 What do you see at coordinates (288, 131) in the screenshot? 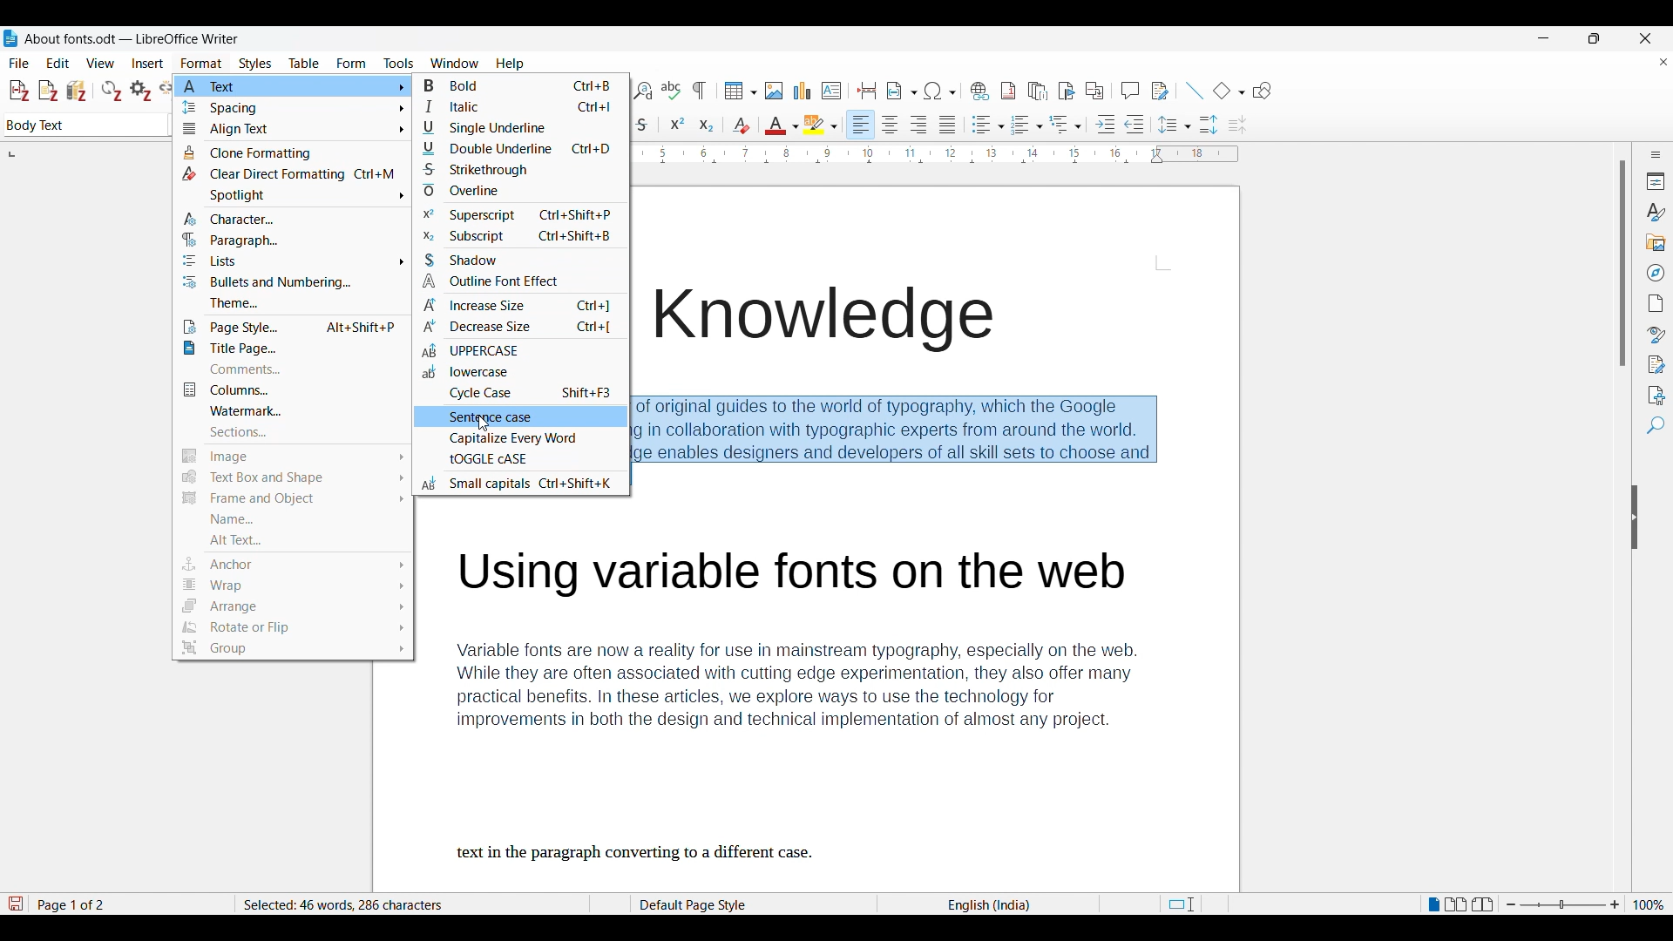
I see `Align Text` at bounding box center [288, 131].